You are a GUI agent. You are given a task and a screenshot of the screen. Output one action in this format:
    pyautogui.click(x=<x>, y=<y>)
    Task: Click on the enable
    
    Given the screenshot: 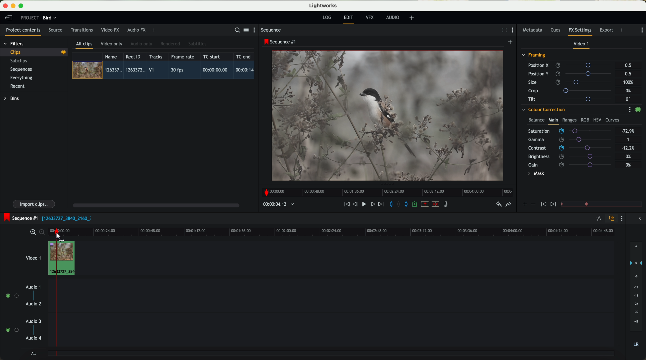 What is the action you would take?
    pyautogui.click(x=638, y=110)
    